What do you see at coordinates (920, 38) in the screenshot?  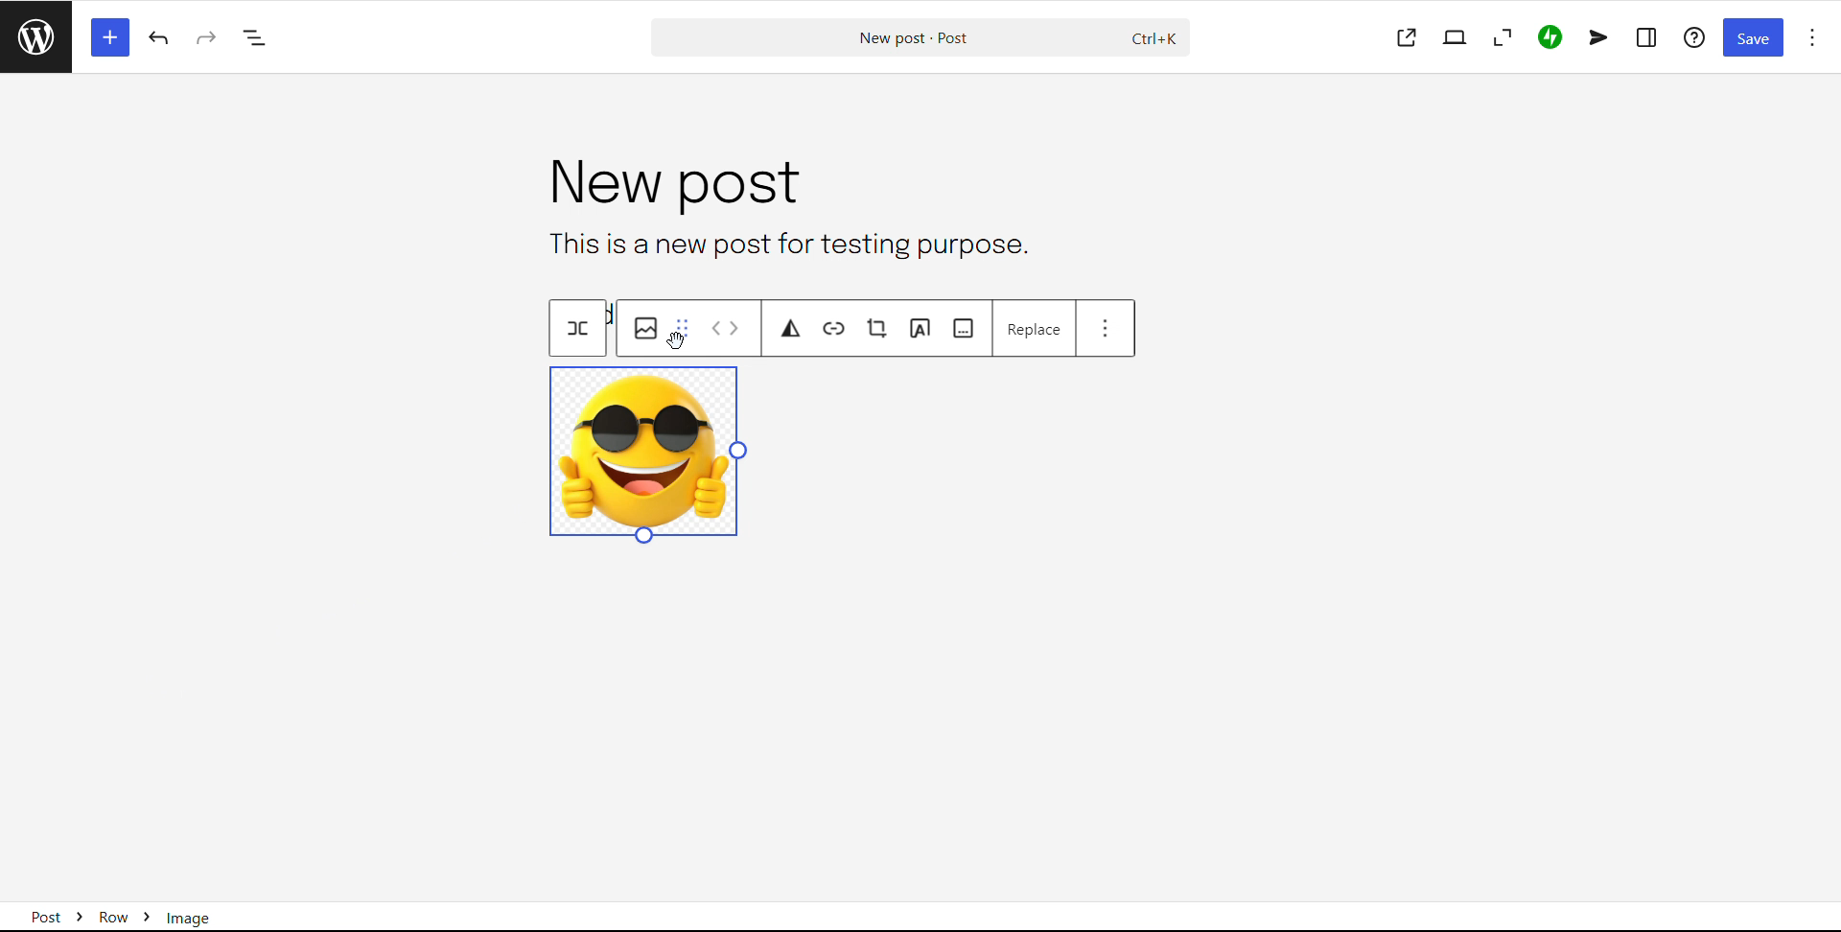 I see `search post and commands` at bounding box center [920, 38].